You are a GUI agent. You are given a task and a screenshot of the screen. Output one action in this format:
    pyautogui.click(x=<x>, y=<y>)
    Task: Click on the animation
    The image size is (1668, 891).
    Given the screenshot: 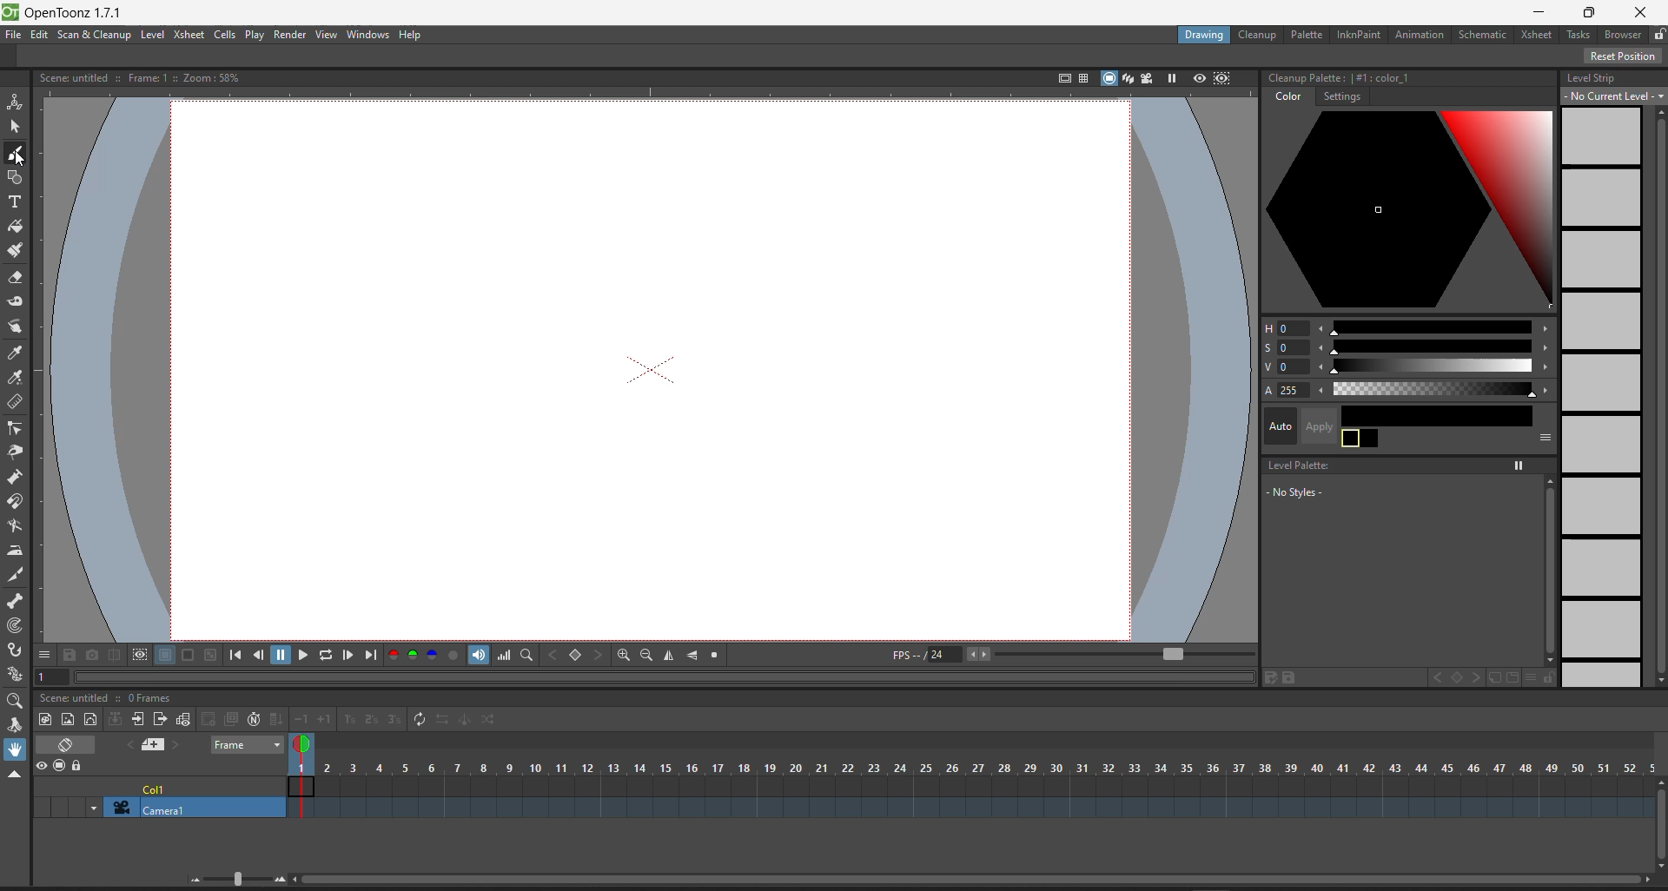 What is the action you would take?
    pyautogui.click(x=1420, y=34)
    